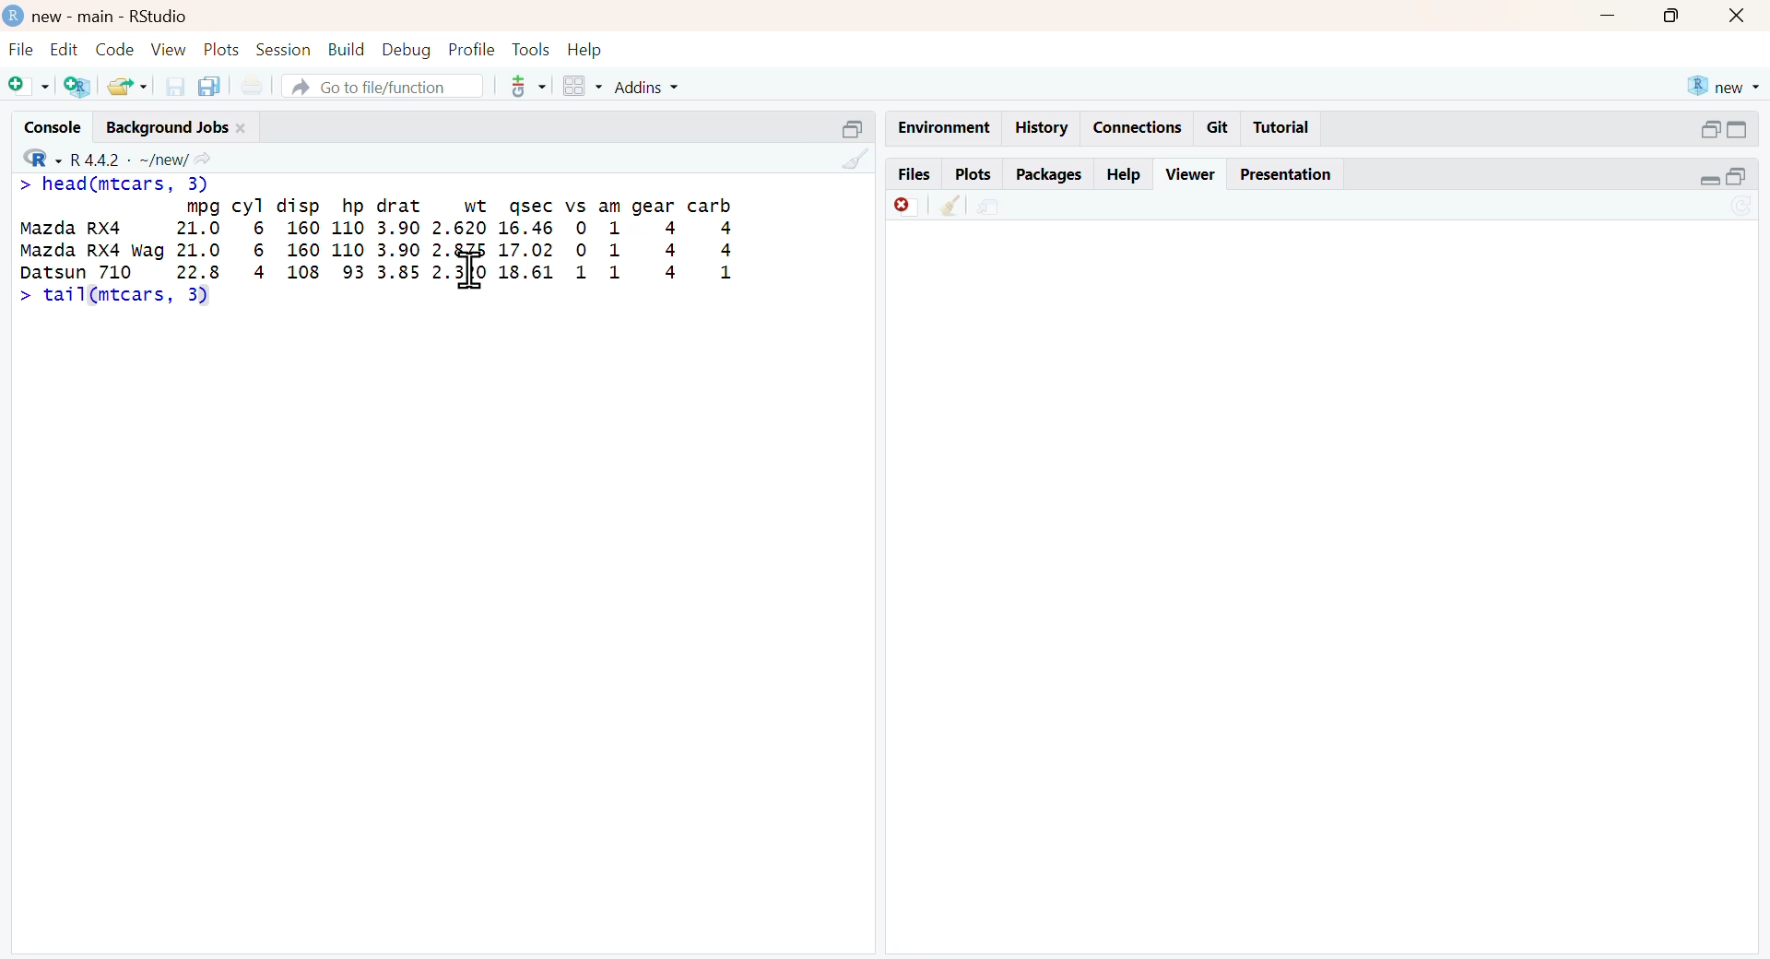 The image size is (1770, 959). What do you see at coordinates (574, 87) in the screenshot?
I see `windows pane` at bounding box center [574, 87].